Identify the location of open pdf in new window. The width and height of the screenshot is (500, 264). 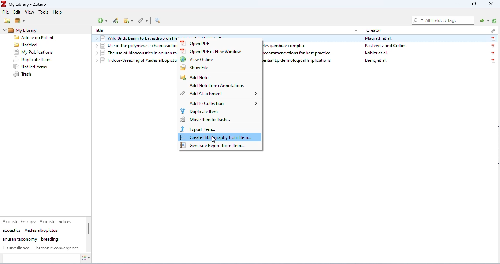
(214, 52).